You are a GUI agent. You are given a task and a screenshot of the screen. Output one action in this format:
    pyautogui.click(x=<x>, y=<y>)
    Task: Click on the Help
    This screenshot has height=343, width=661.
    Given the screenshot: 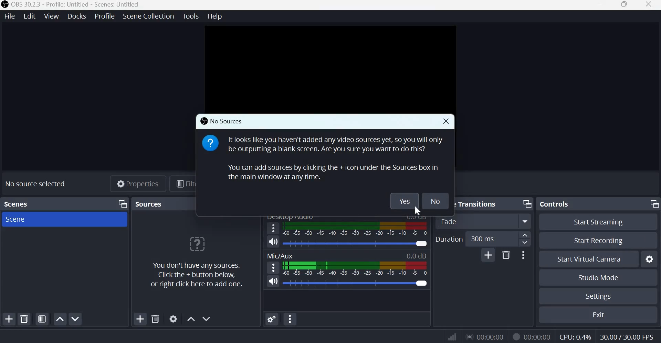 What is the action you would take?
    pyautogui.click(x=214, y=15)
    